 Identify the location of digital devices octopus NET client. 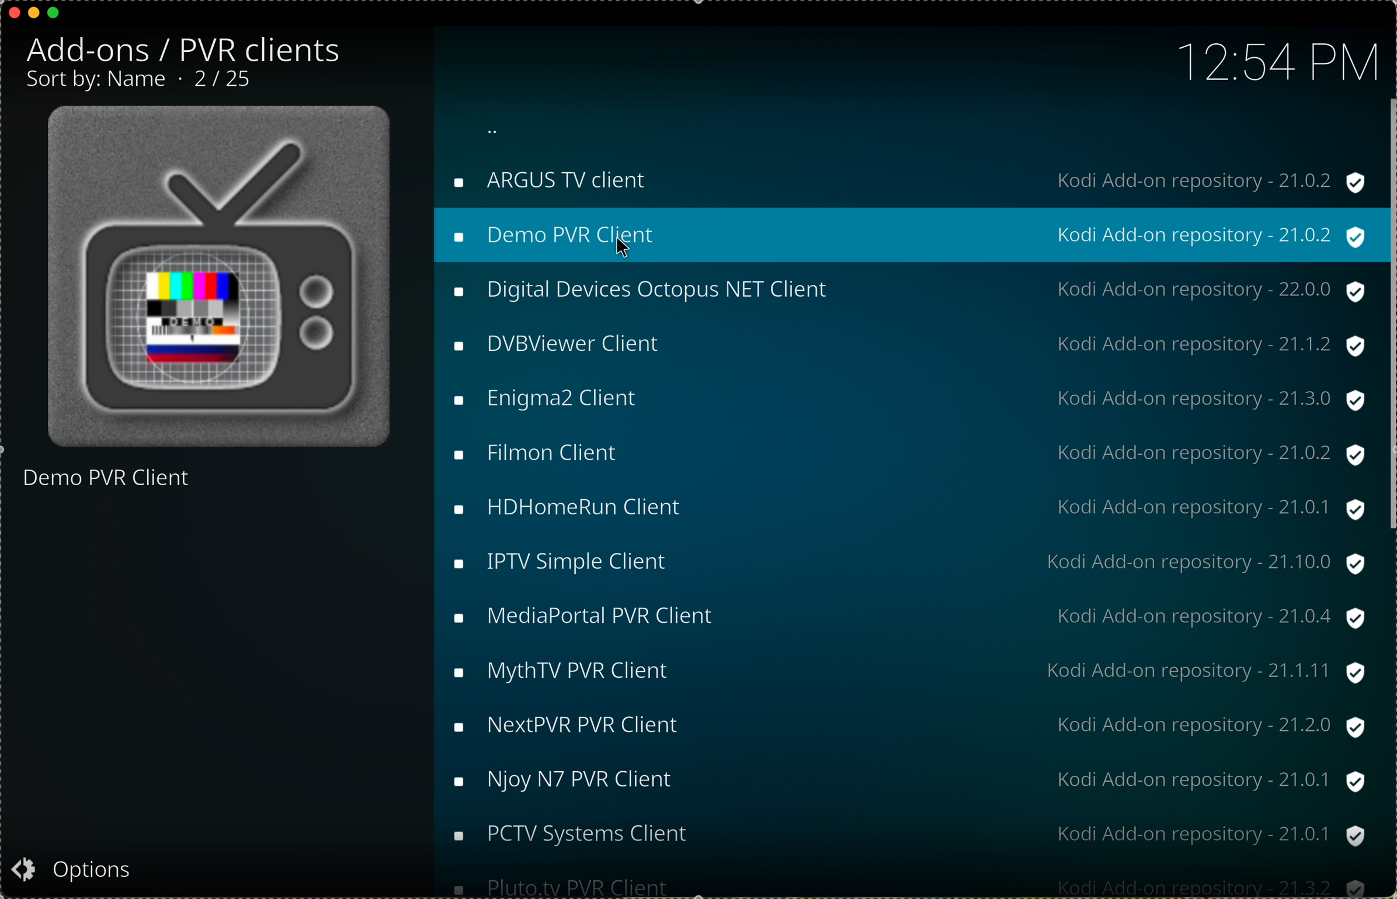
(658, 290).